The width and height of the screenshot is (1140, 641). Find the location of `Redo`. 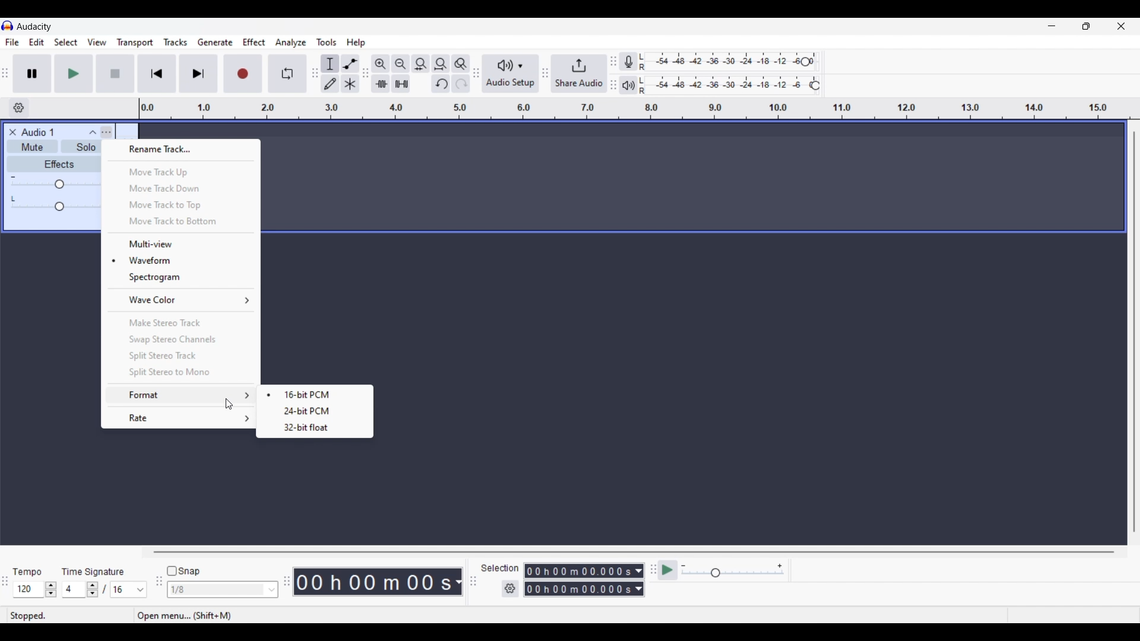

Redo is located at coordinates (460, 83).